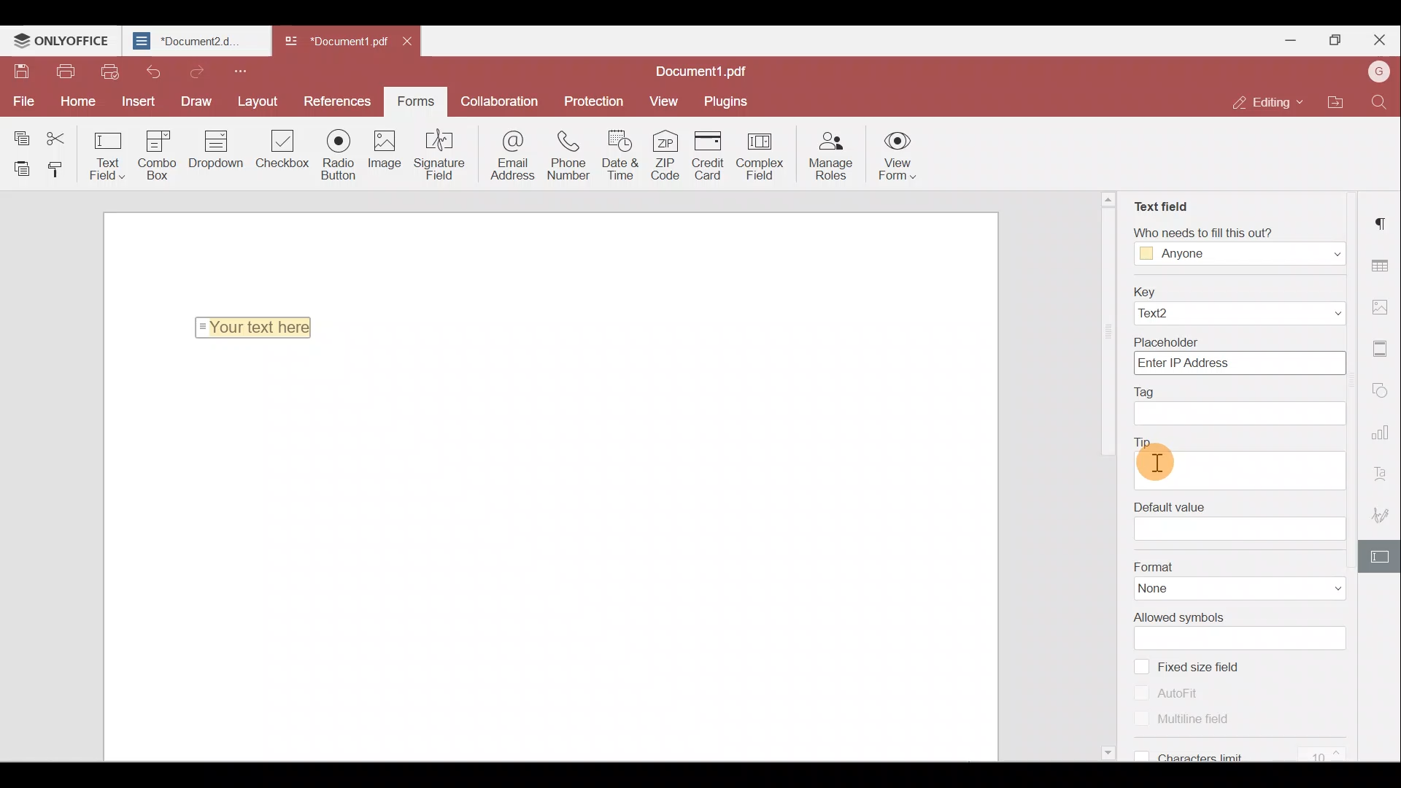 Image resolution: width=1401 pixels, height=788 pixels. Describe the element at coordinates (194, 41) in the screenshot. I see `*Document2.d` at that location.